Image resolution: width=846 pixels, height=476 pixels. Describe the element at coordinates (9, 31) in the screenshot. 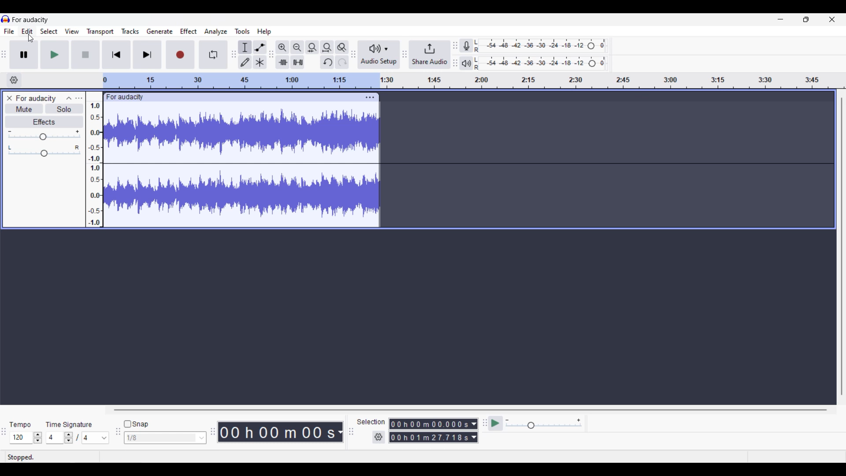

I see `File menu` at that location.